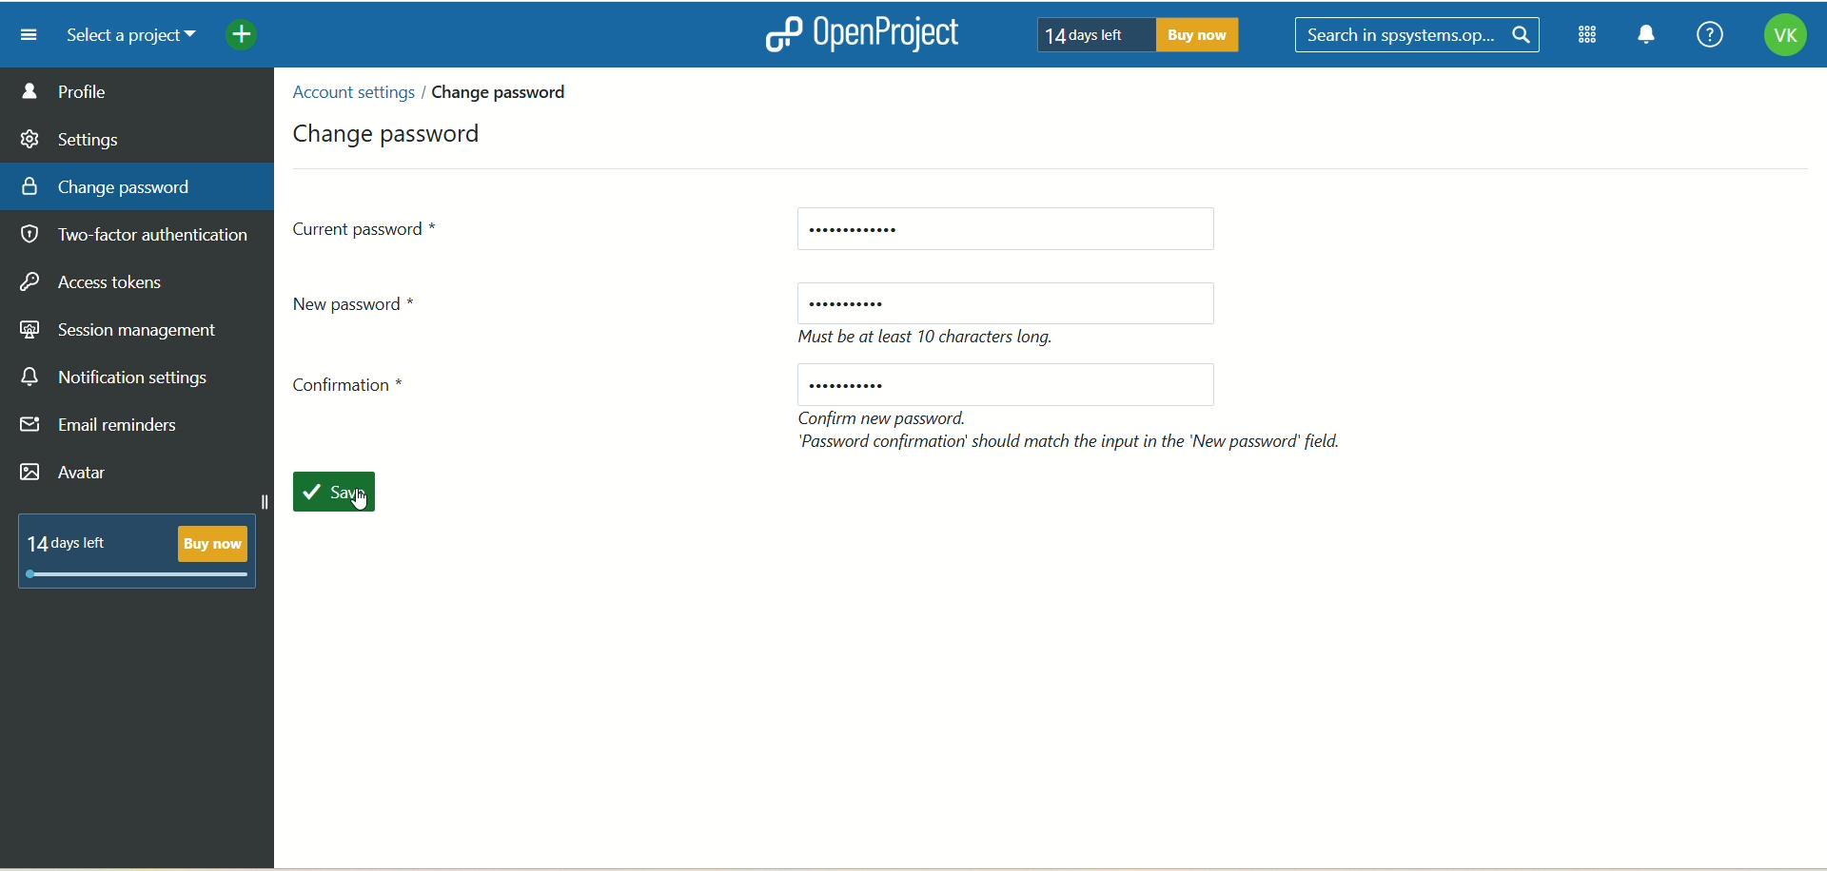 The width and height of the screenshot is (1827, 871). What do you see at coordinates (1131, 33) in the screenshot?
I see `text` at bounding box center [1131, 33].